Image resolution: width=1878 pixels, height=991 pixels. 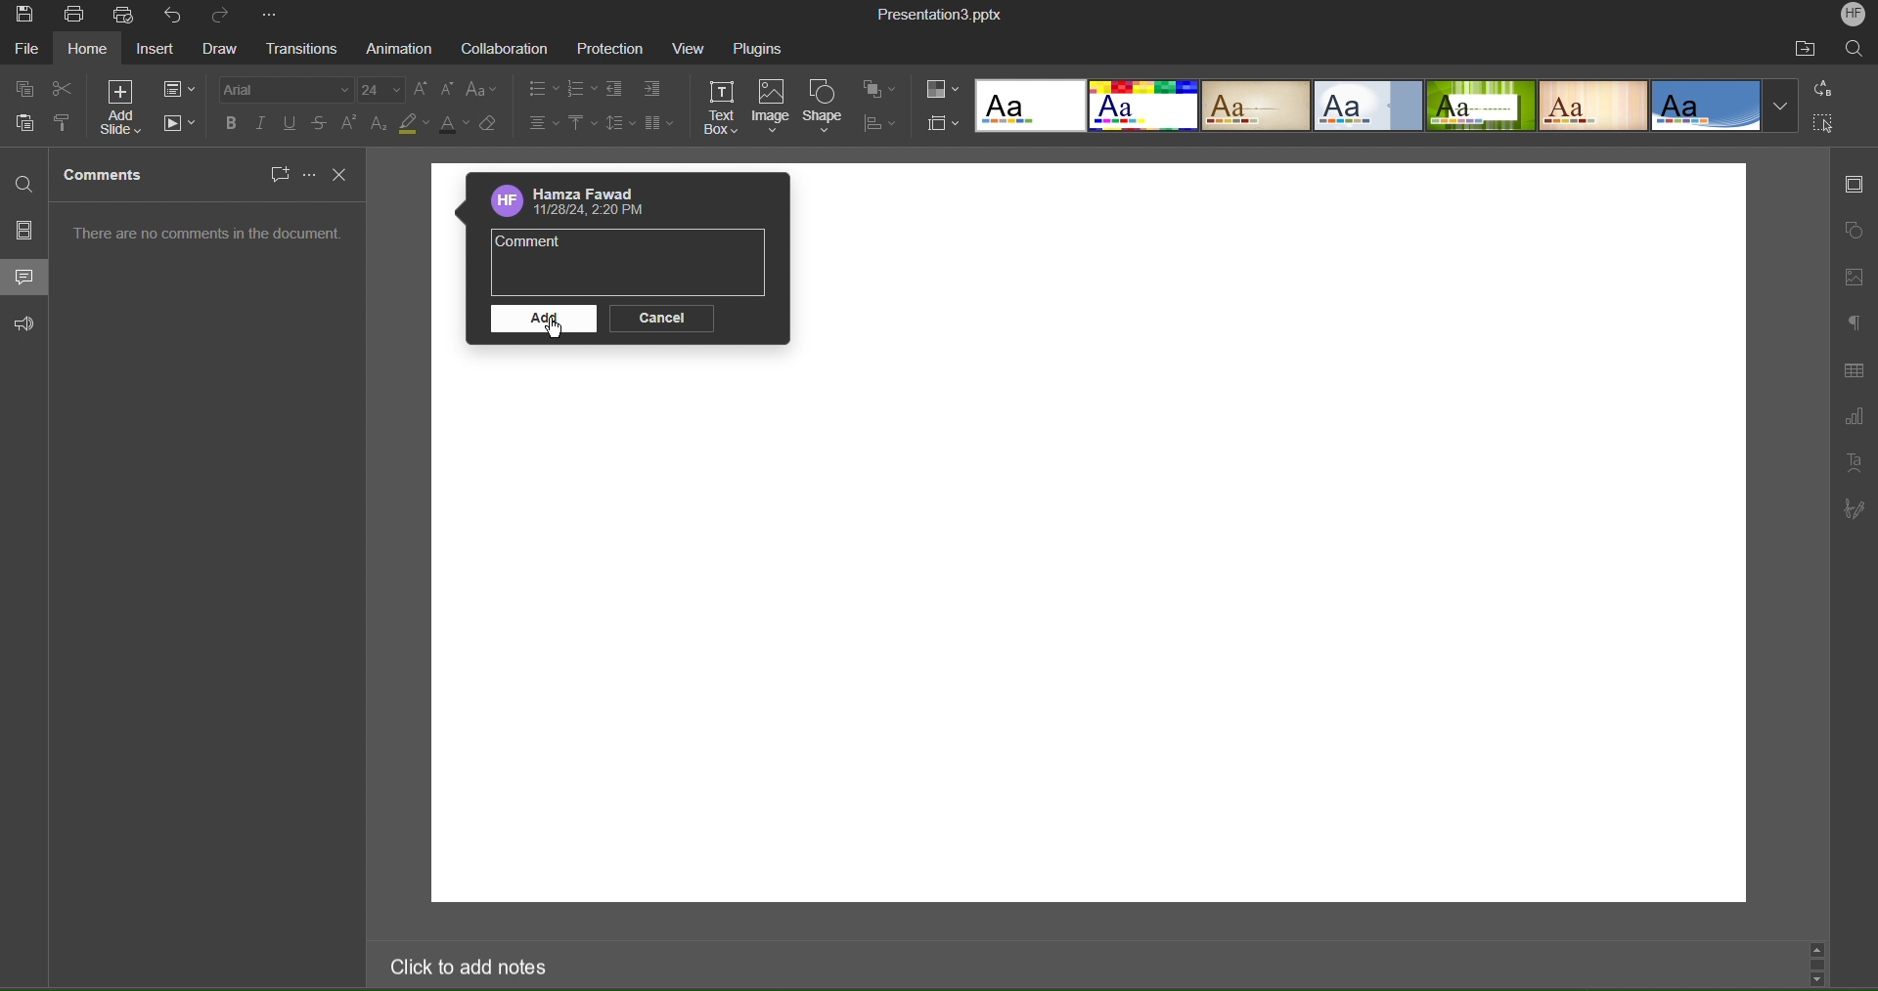 What do you see at coordinates (1824, 90) in the screenshot?
I see `Replace` at bounding box center [1824, 90].